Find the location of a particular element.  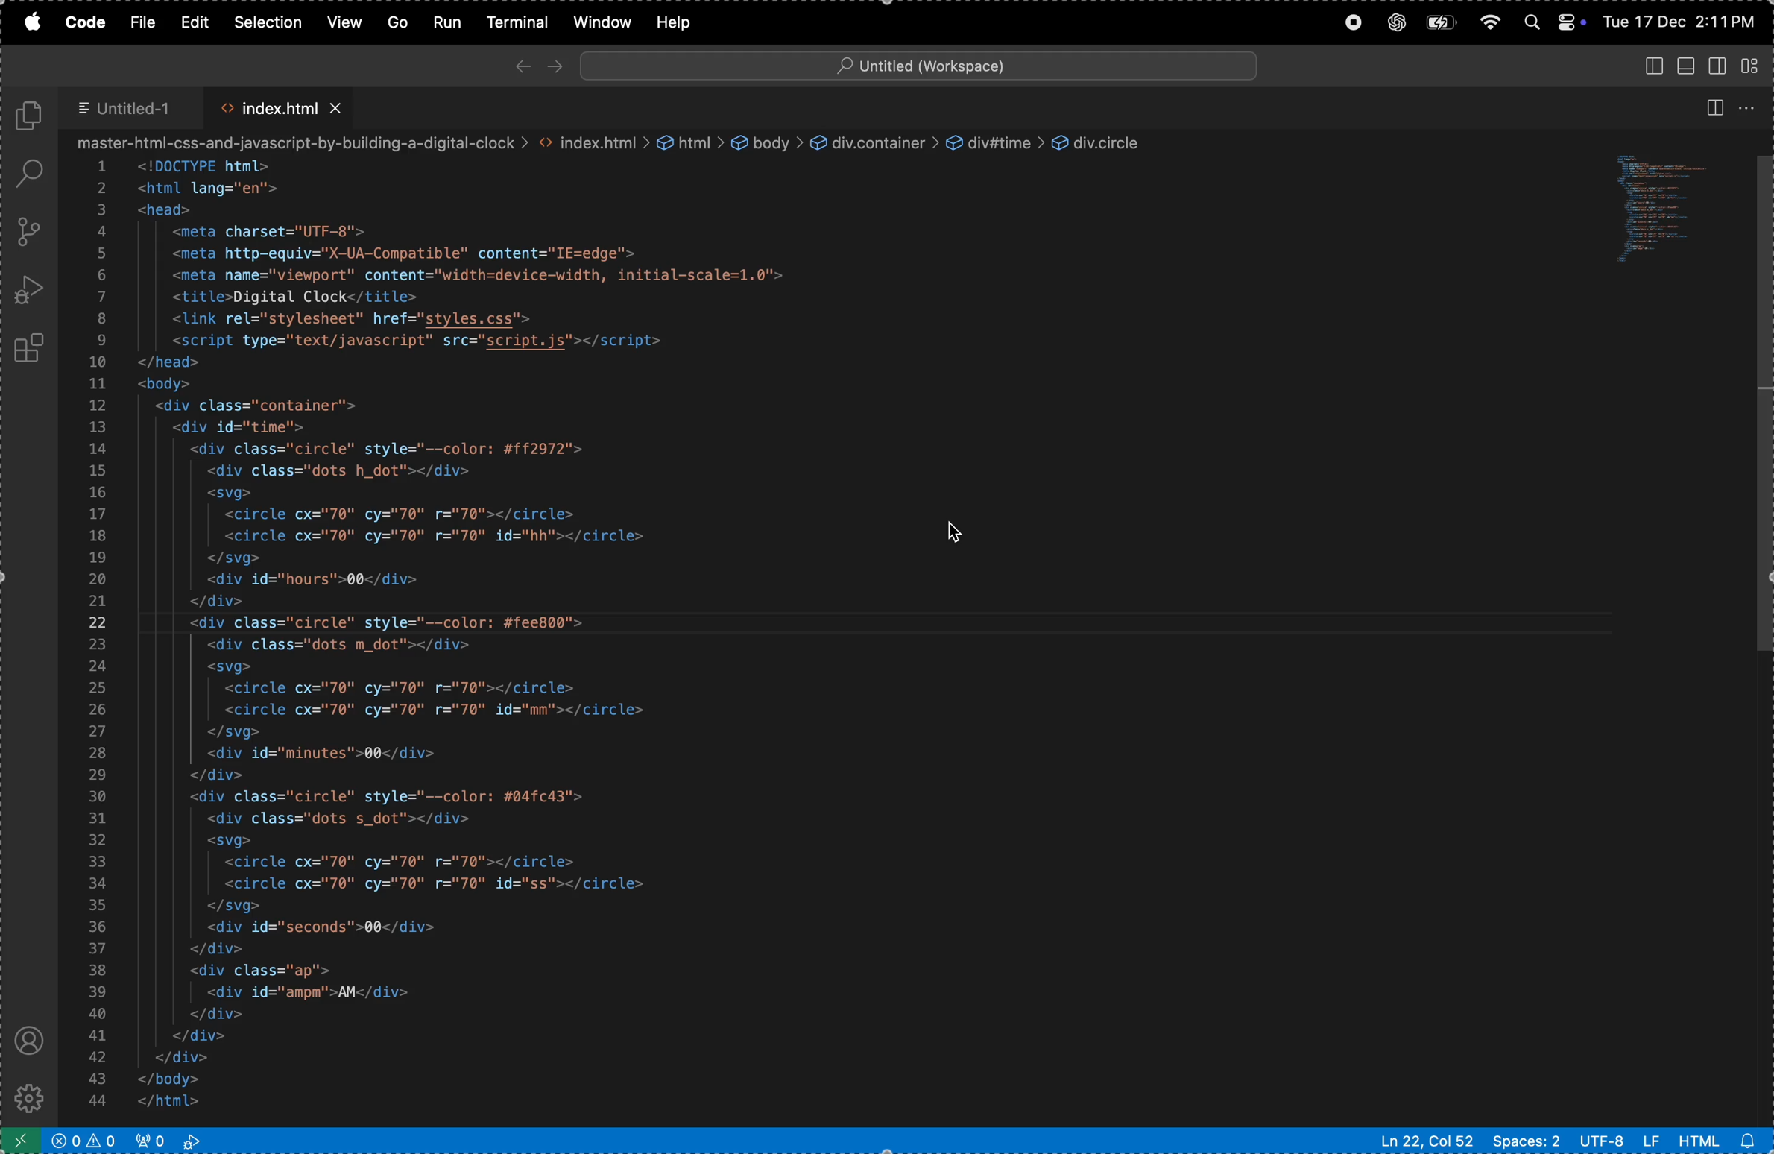

search bar is located at coordinates (952, 64).